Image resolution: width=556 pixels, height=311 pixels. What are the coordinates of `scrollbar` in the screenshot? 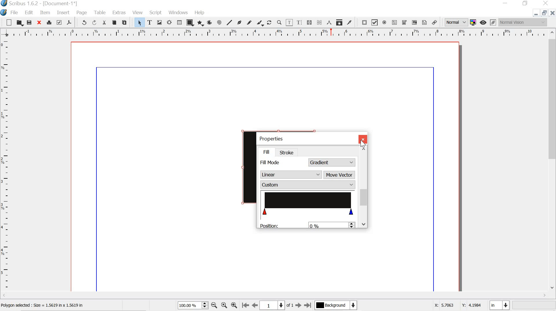 It's located at (552, 161).